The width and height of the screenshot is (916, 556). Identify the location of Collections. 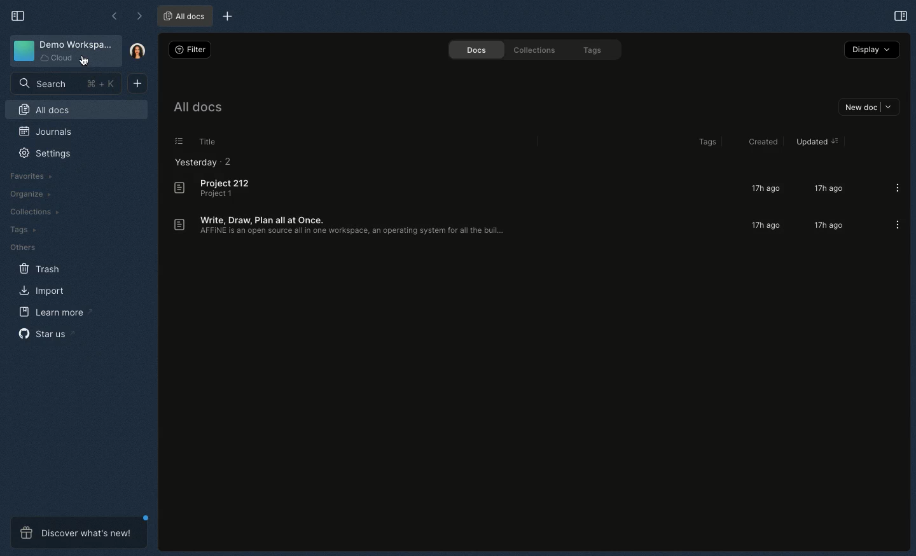
(34, 211).